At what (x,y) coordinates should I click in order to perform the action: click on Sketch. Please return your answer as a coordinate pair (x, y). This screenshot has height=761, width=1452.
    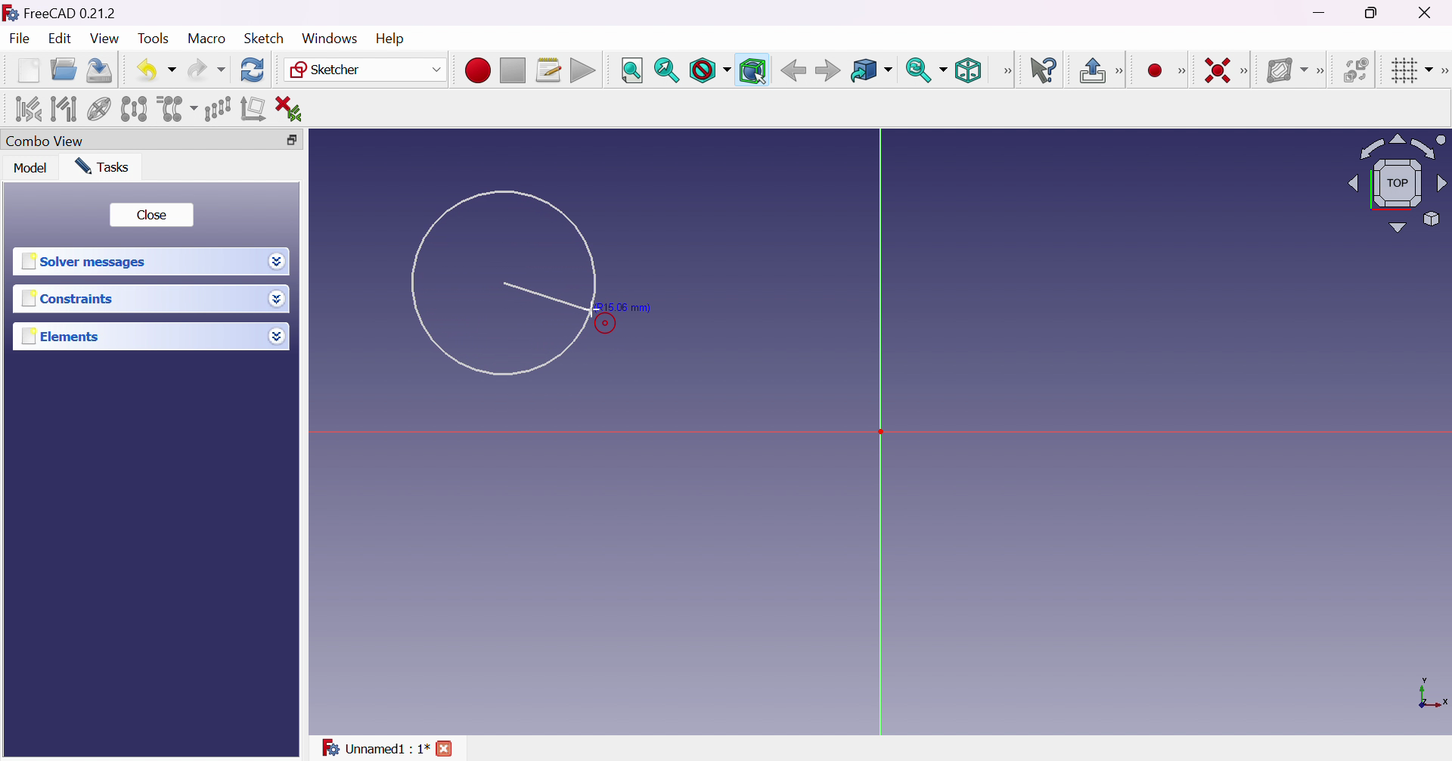
    Looking at the image, I should click on (263, 38).